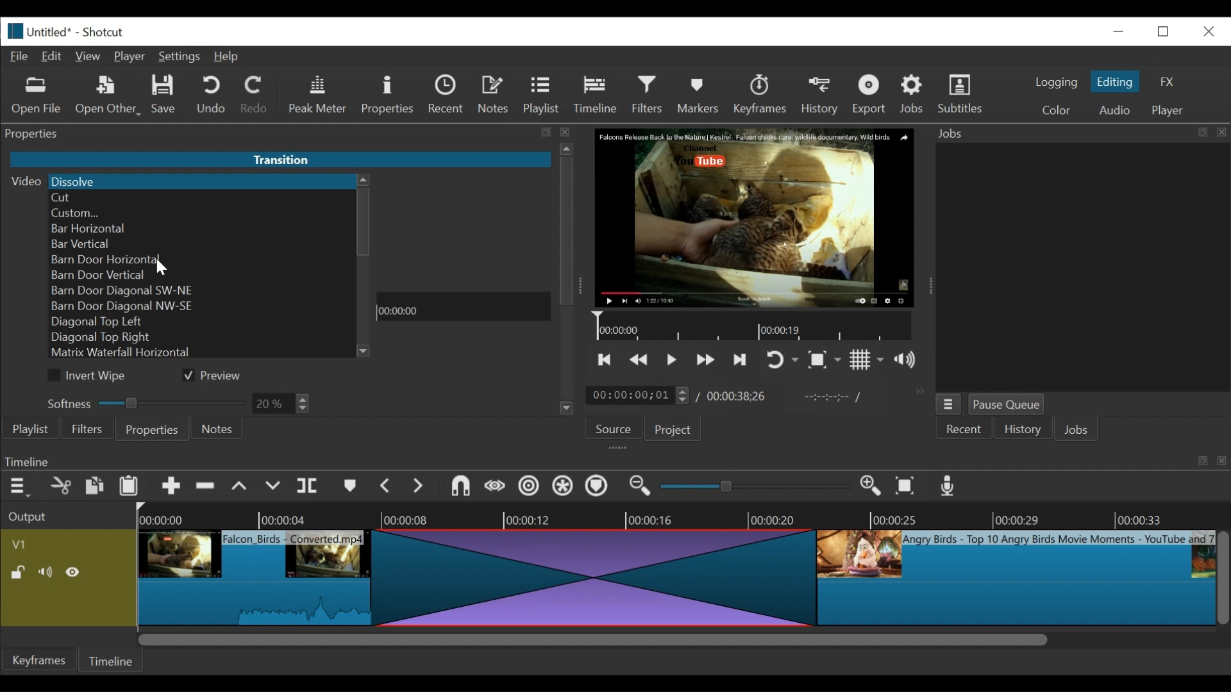 Image resolution: width=1231 pixels, height=692 pixels. I want to click on toggle player looping, so click(782, 361).